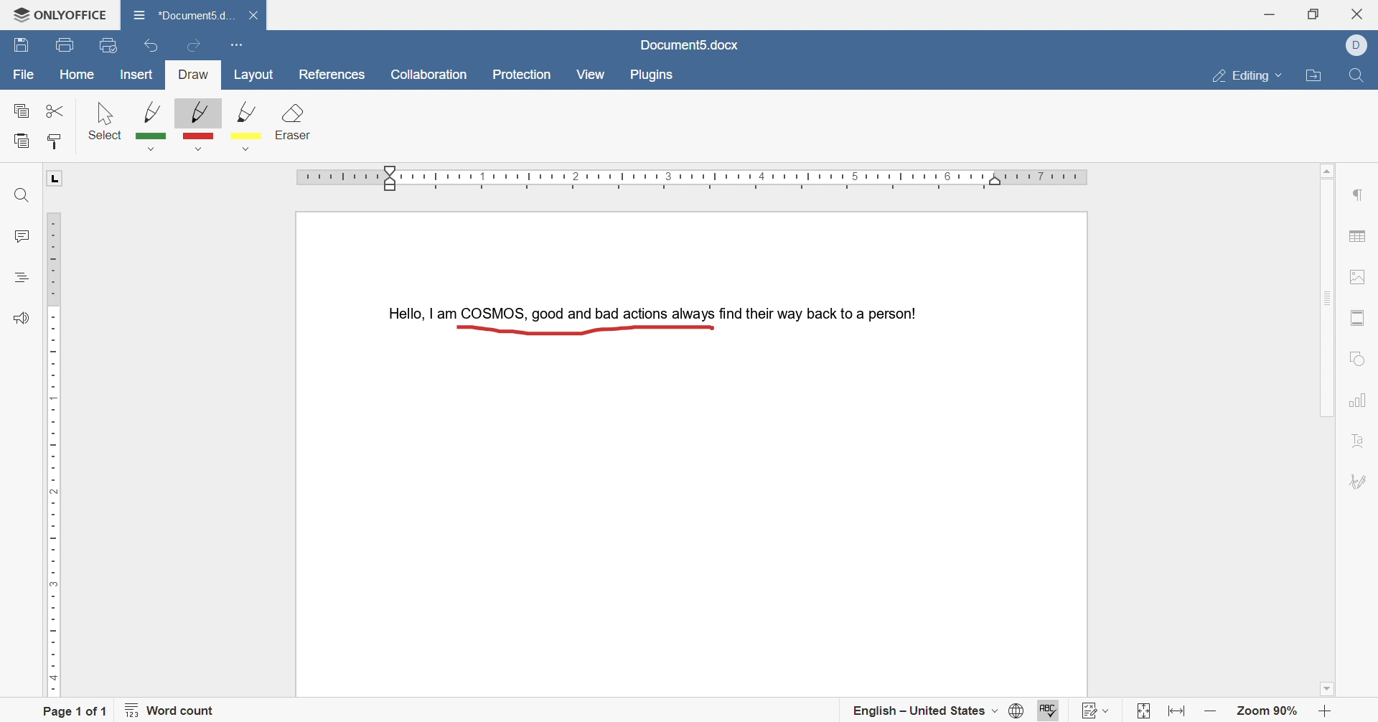 Image resolution: width=1378 pixels, height=722 pixels. What do you see at coordinates (55, 11) in the screenshot?
I see `ONLYOFFICE` at bounding box center [55, 11].